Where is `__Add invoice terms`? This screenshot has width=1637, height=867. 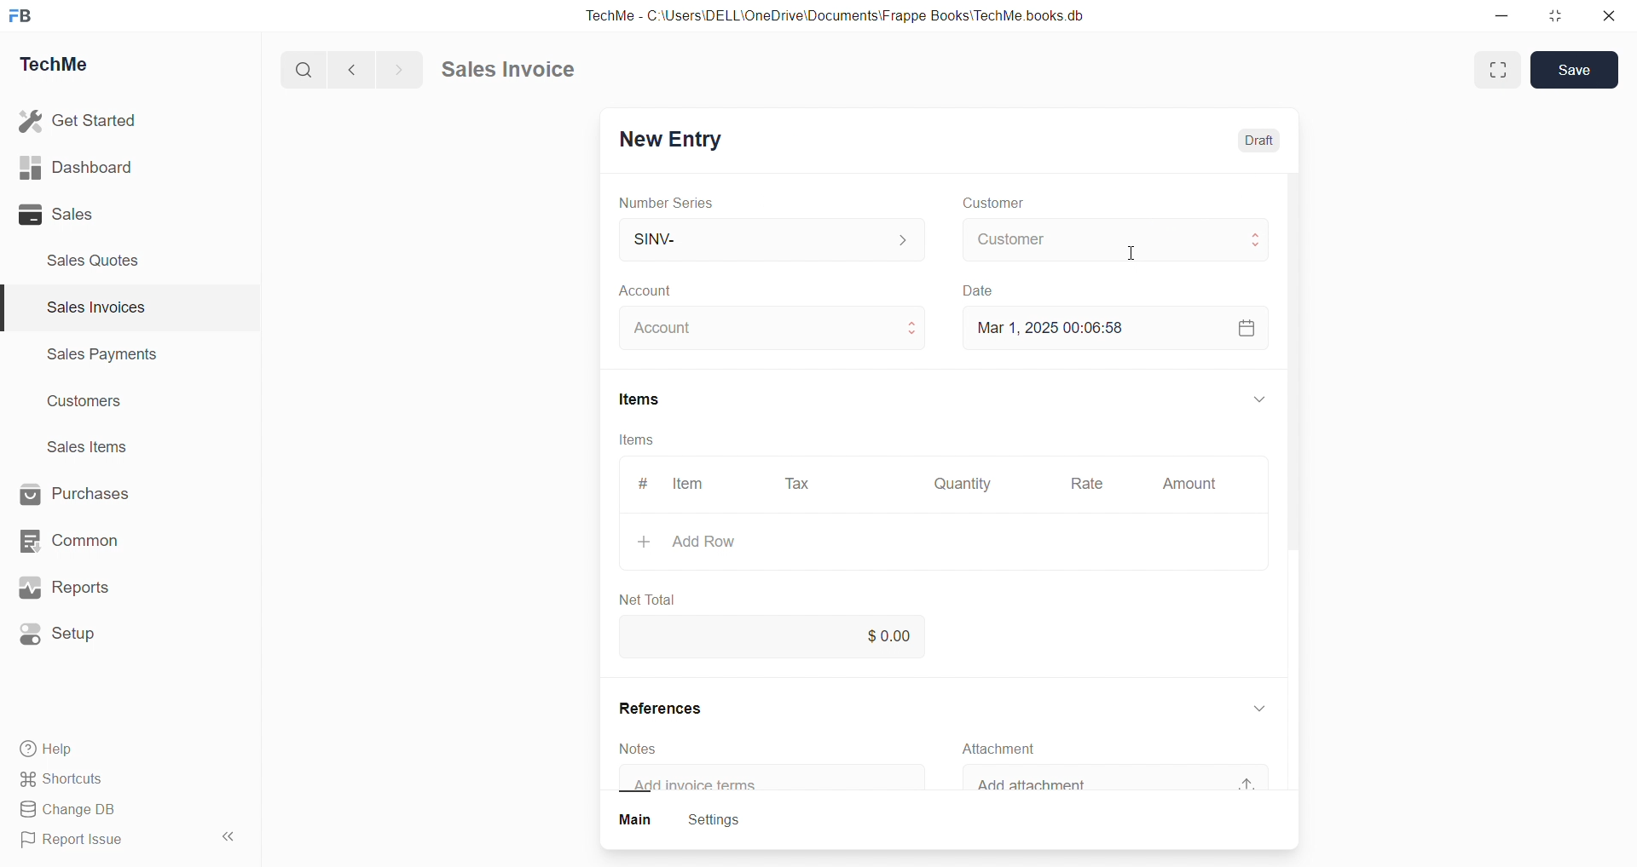 __Add invoice terms is located at coordinates (704, 785).